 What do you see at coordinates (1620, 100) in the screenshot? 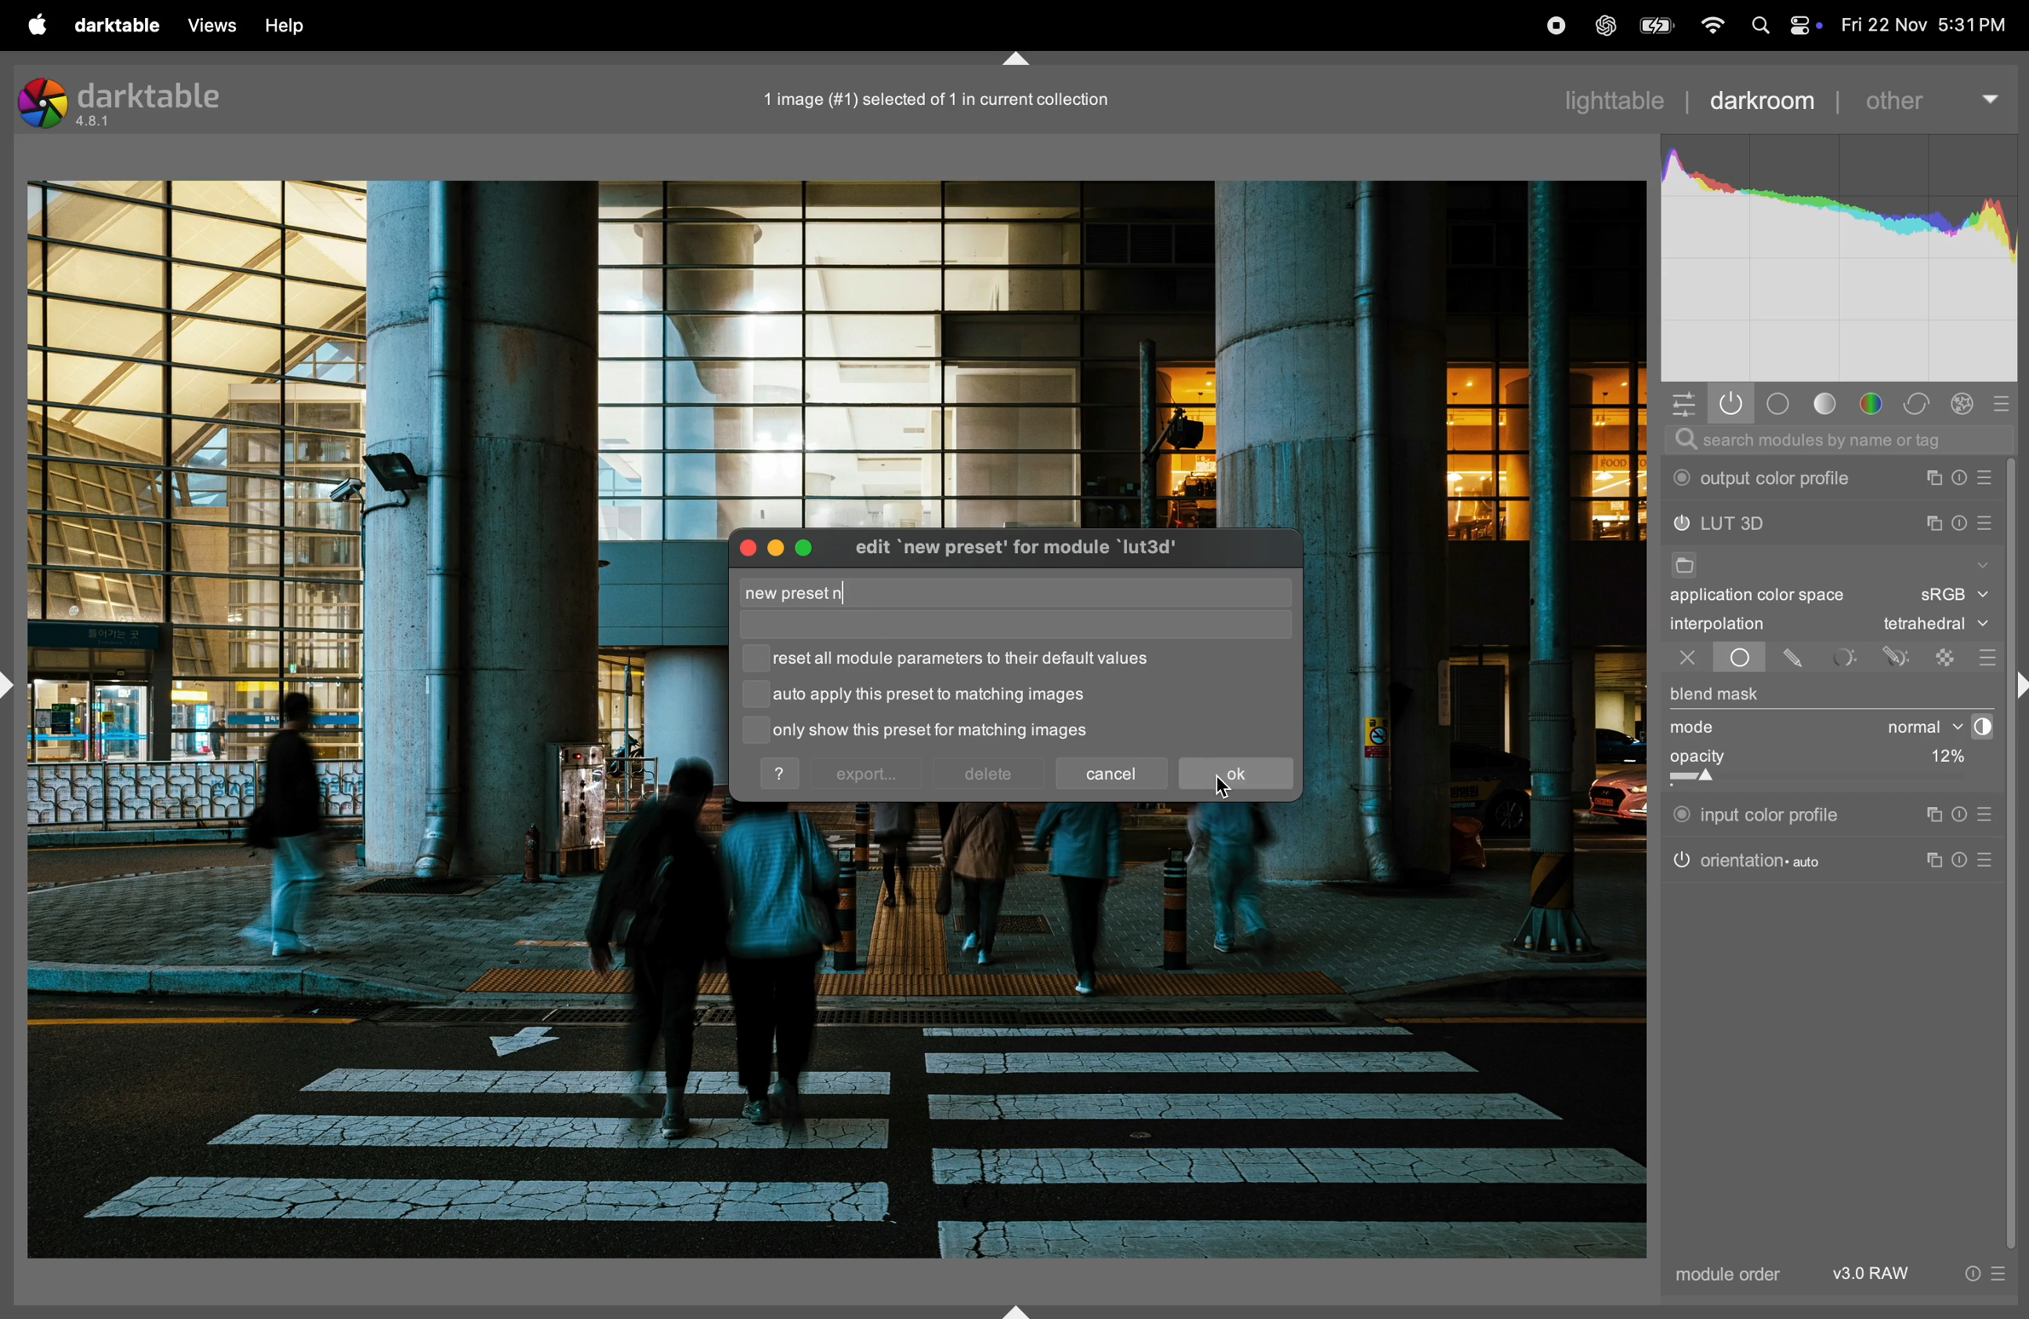
I see `lightable` at bounding box center [1620, 100].